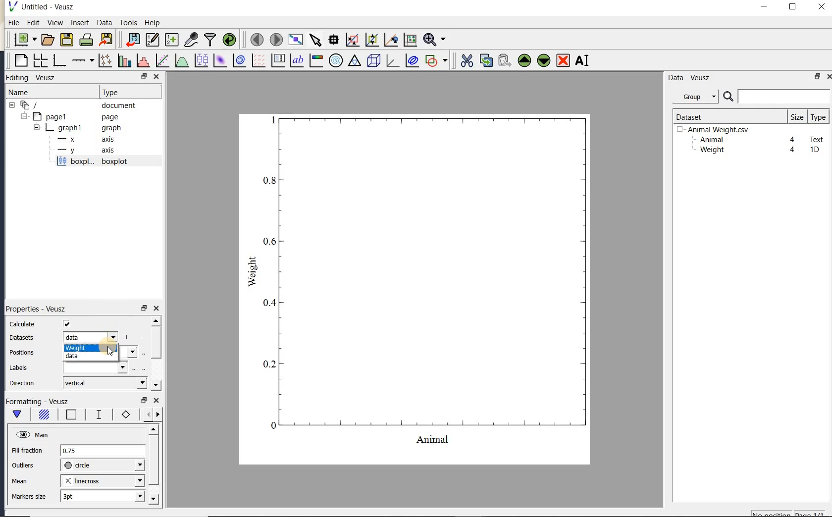 The height and width of the screenshot is (517, 832). I want to click on move the selected widget down, so click(544, 60).